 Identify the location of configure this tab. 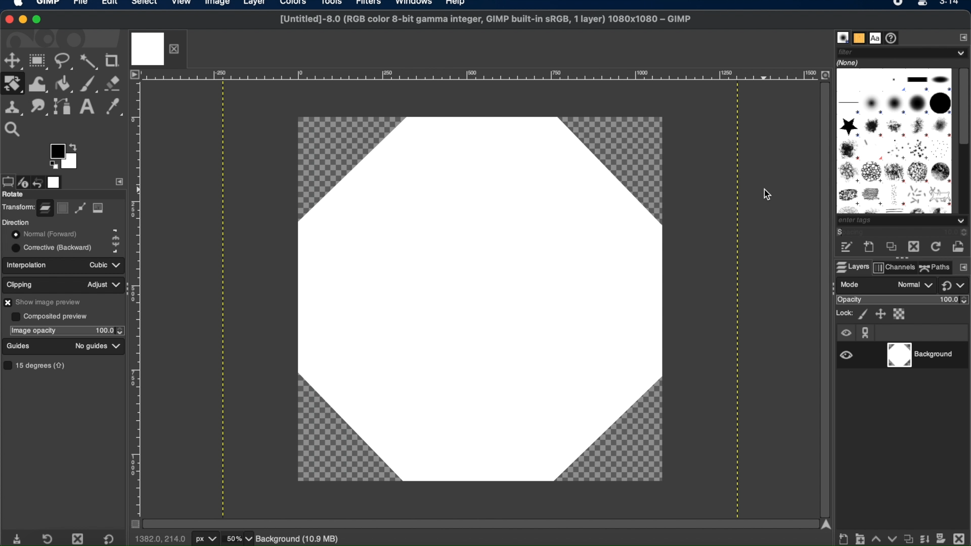
(961, 37).